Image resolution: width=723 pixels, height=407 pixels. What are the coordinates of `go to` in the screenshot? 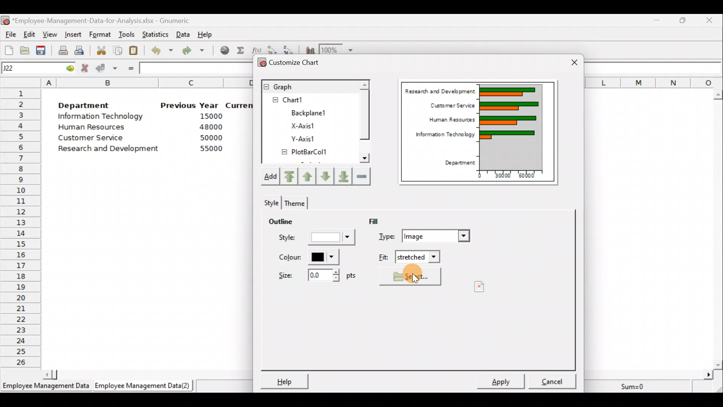 It's located at (69, 68).